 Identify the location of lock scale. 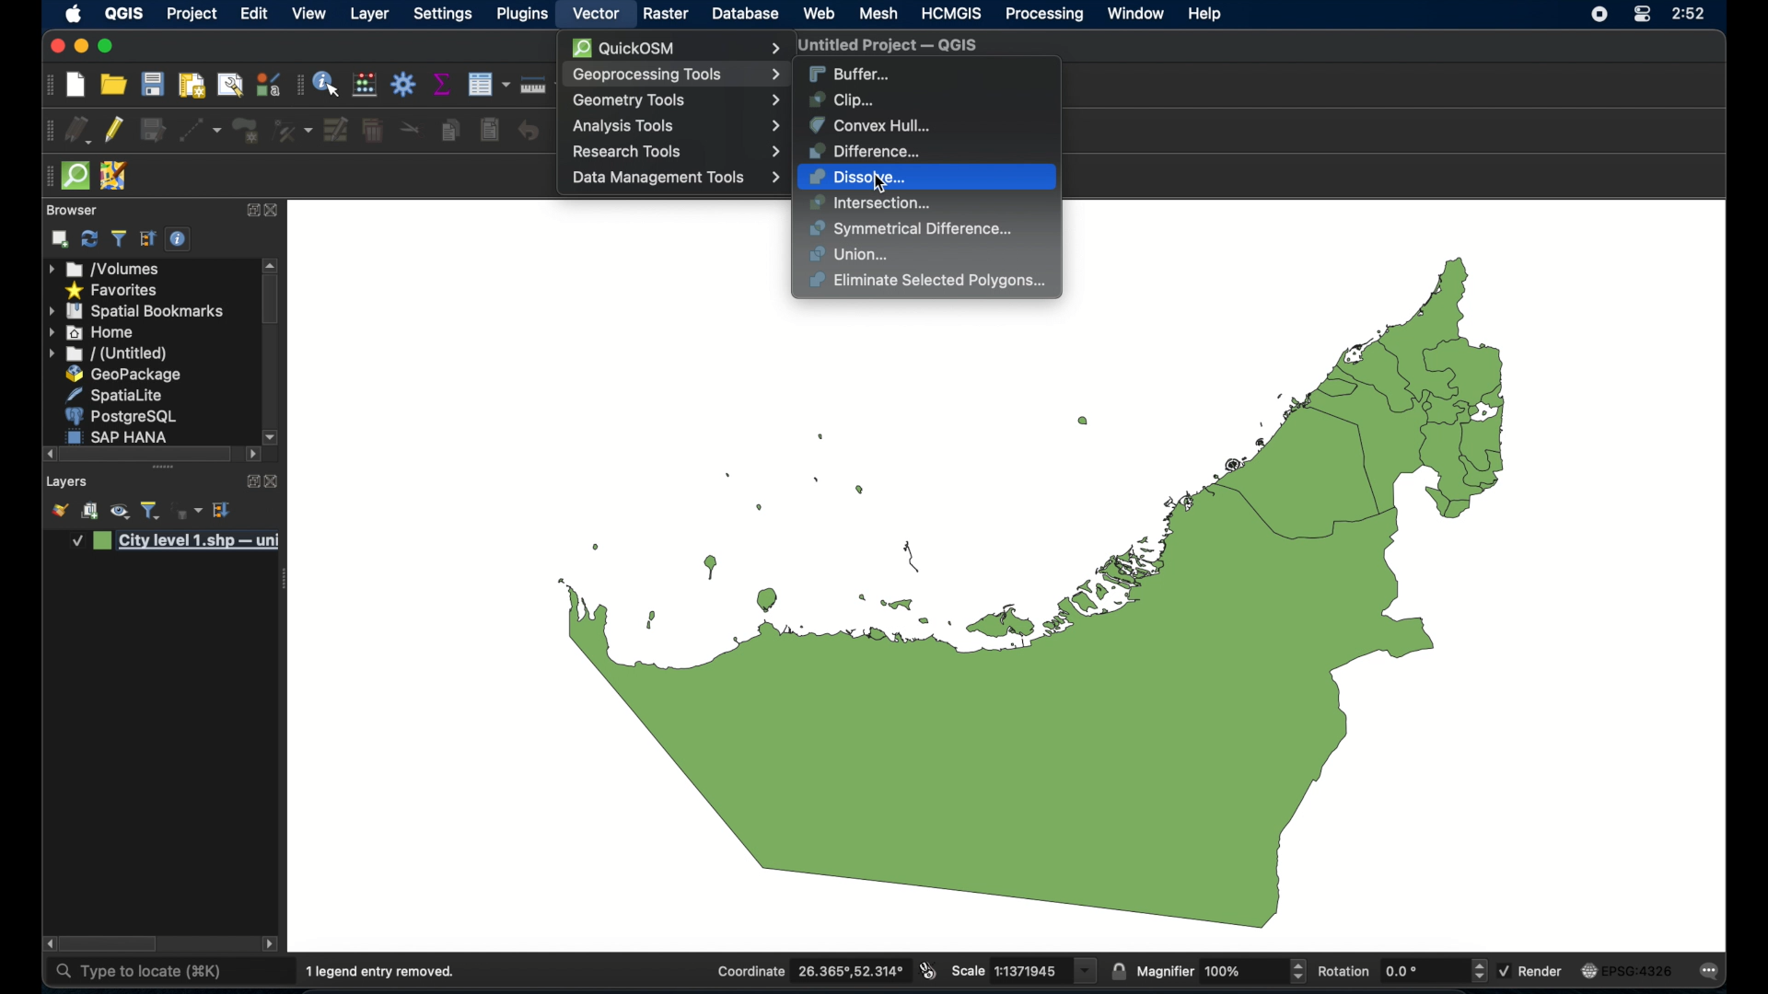
(1119, 969).